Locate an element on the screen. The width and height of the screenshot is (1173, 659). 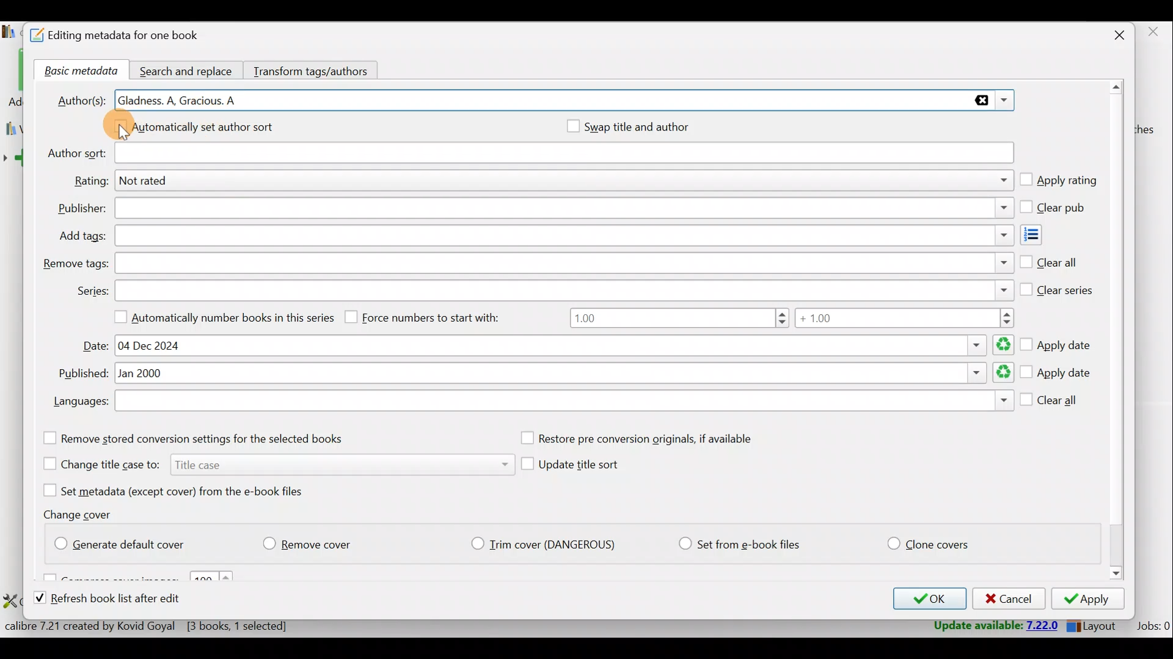
Add tags is located at coordinates (562, 236).